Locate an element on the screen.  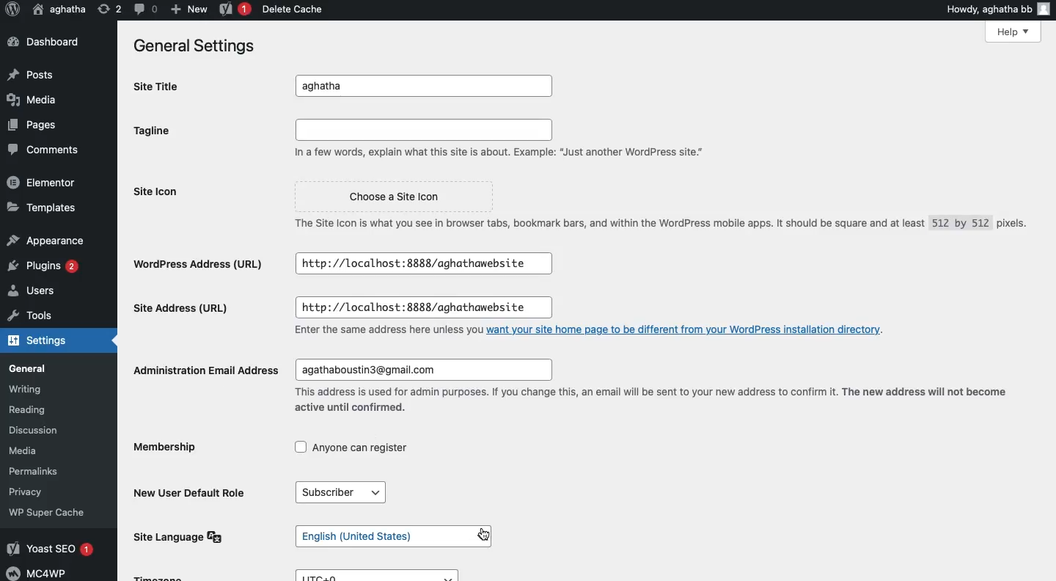
This address is used for admin purposes. If you change this, an email will be sent to your new address to confirm it. The new address will not become active until confirmed. is located at coordinates (651, 400).